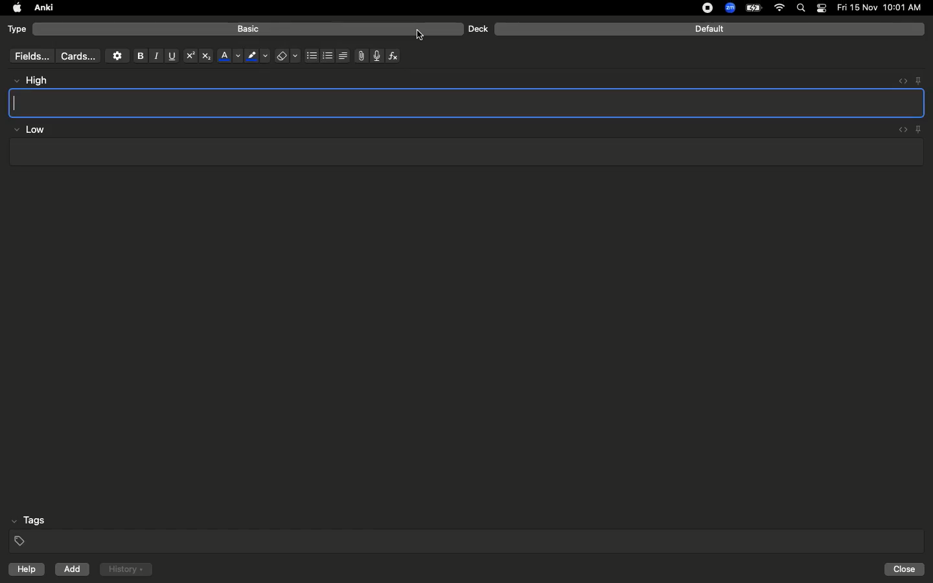  I want to click on Zoom, so click(729, 8).